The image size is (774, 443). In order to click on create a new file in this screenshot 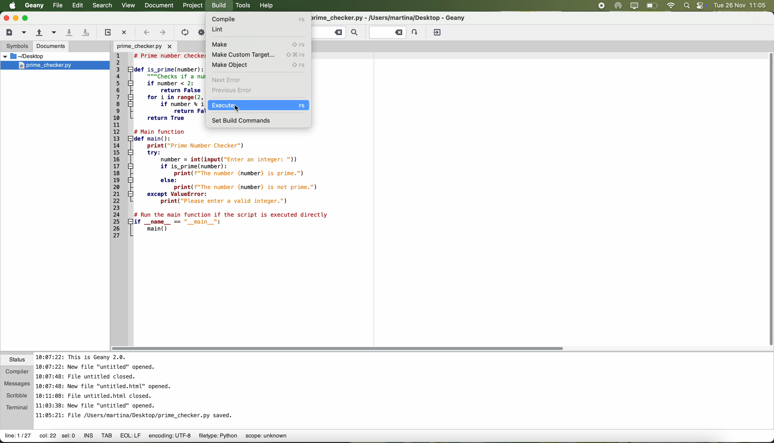, I will do `click(9, 32)`.